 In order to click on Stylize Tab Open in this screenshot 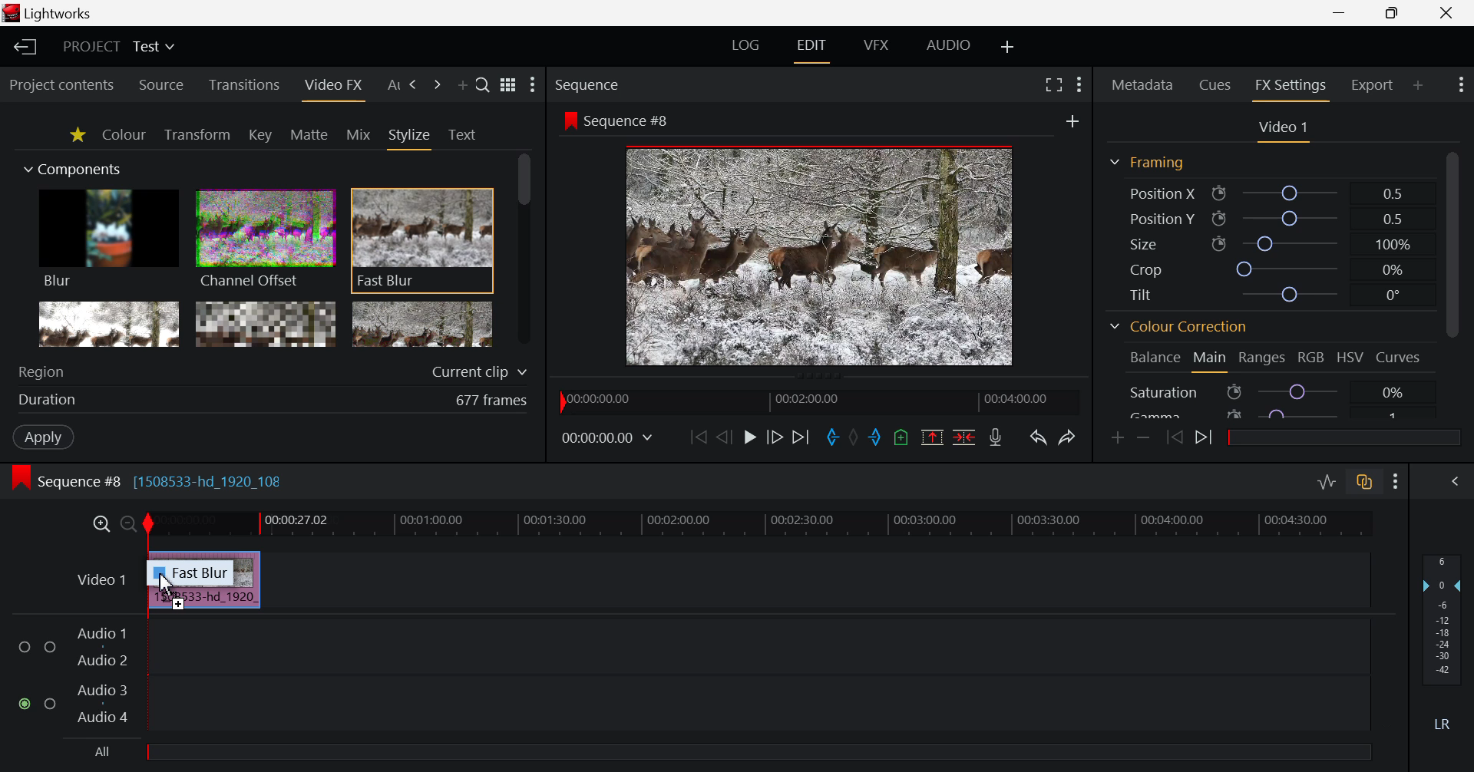, I will do `click(409, 136)`.